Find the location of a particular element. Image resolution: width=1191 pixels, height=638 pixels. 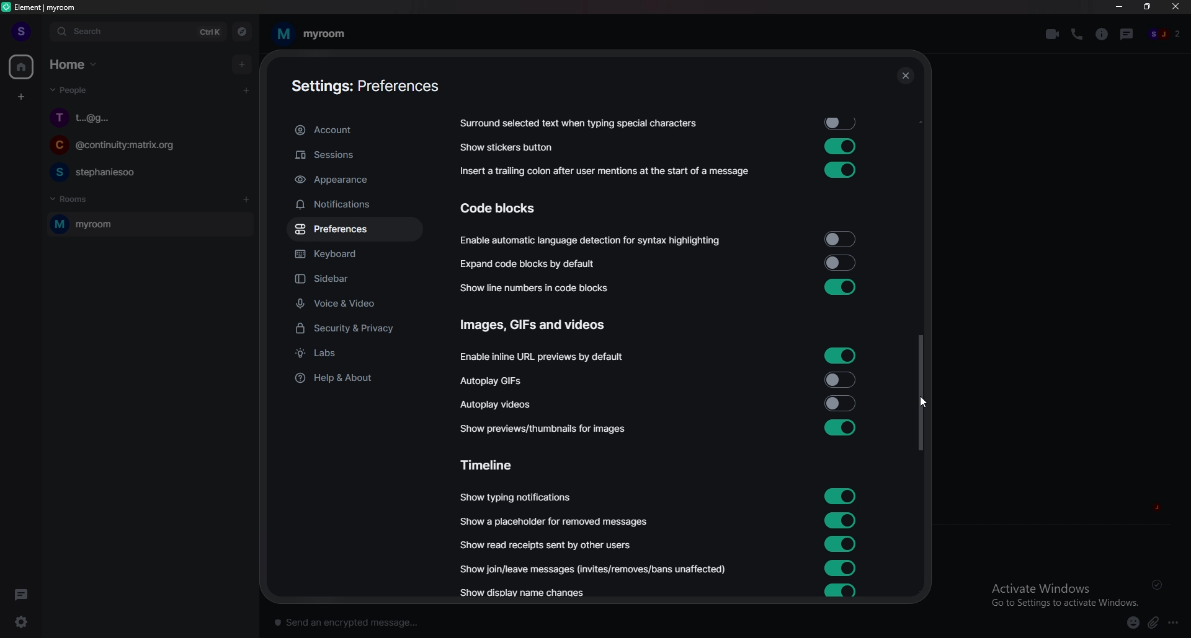

toggle is located at coordinates (840, 286).